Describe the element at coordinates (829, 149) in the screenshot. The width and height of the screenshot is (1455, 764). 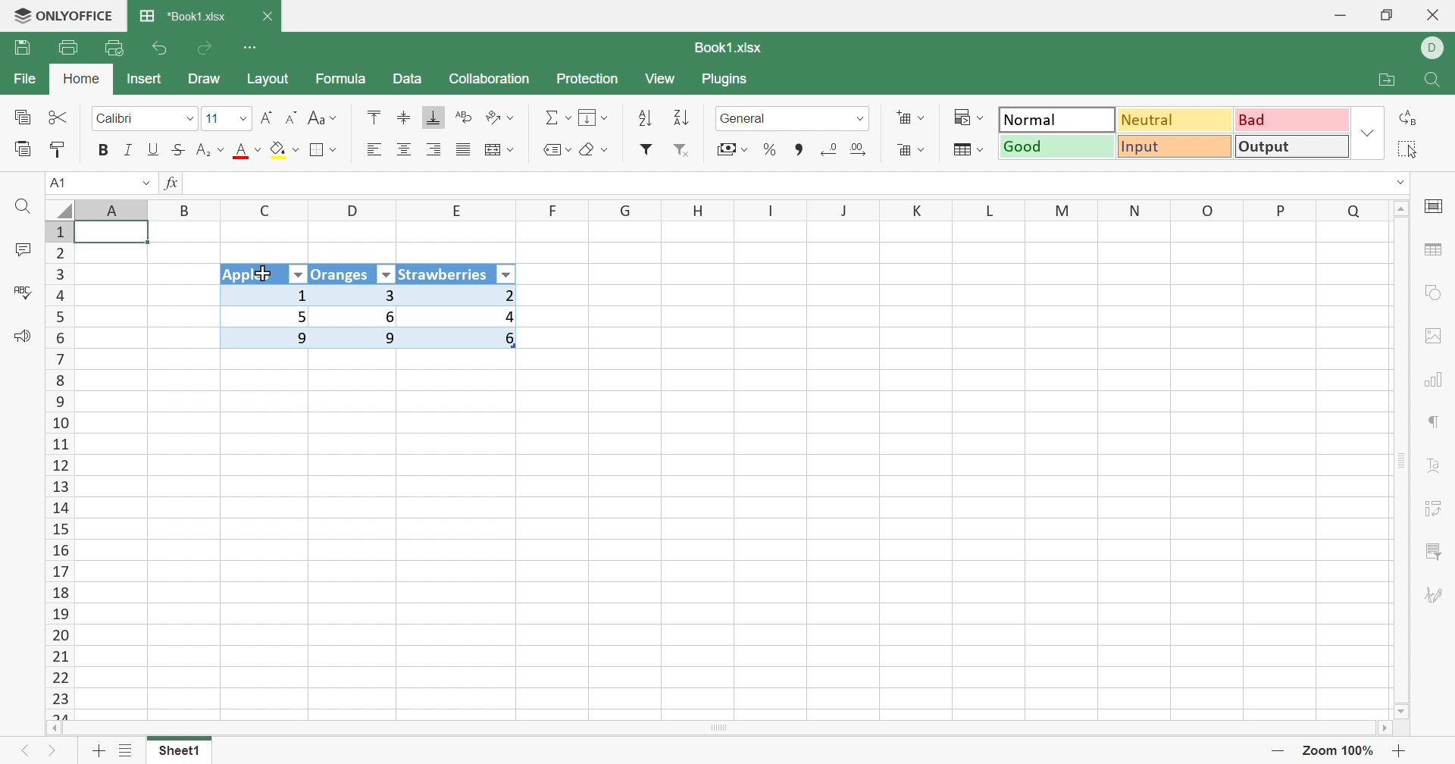
I see `Decrease decimals` at that location.